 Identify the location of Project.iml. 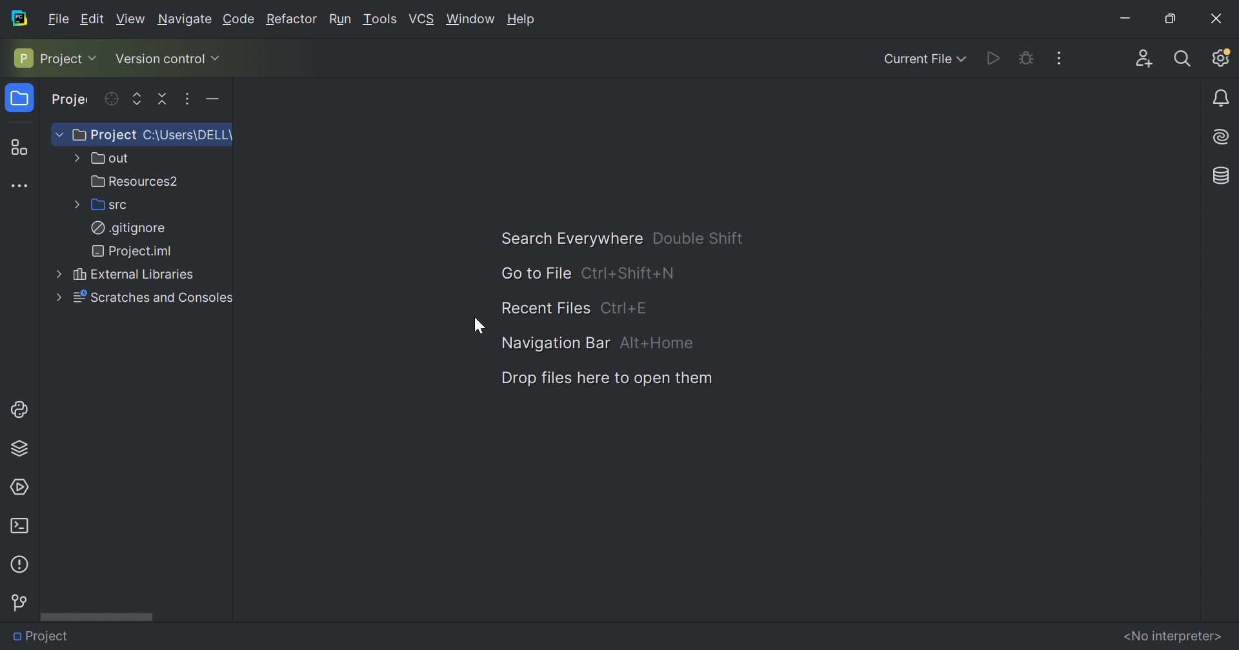
(132, 251).